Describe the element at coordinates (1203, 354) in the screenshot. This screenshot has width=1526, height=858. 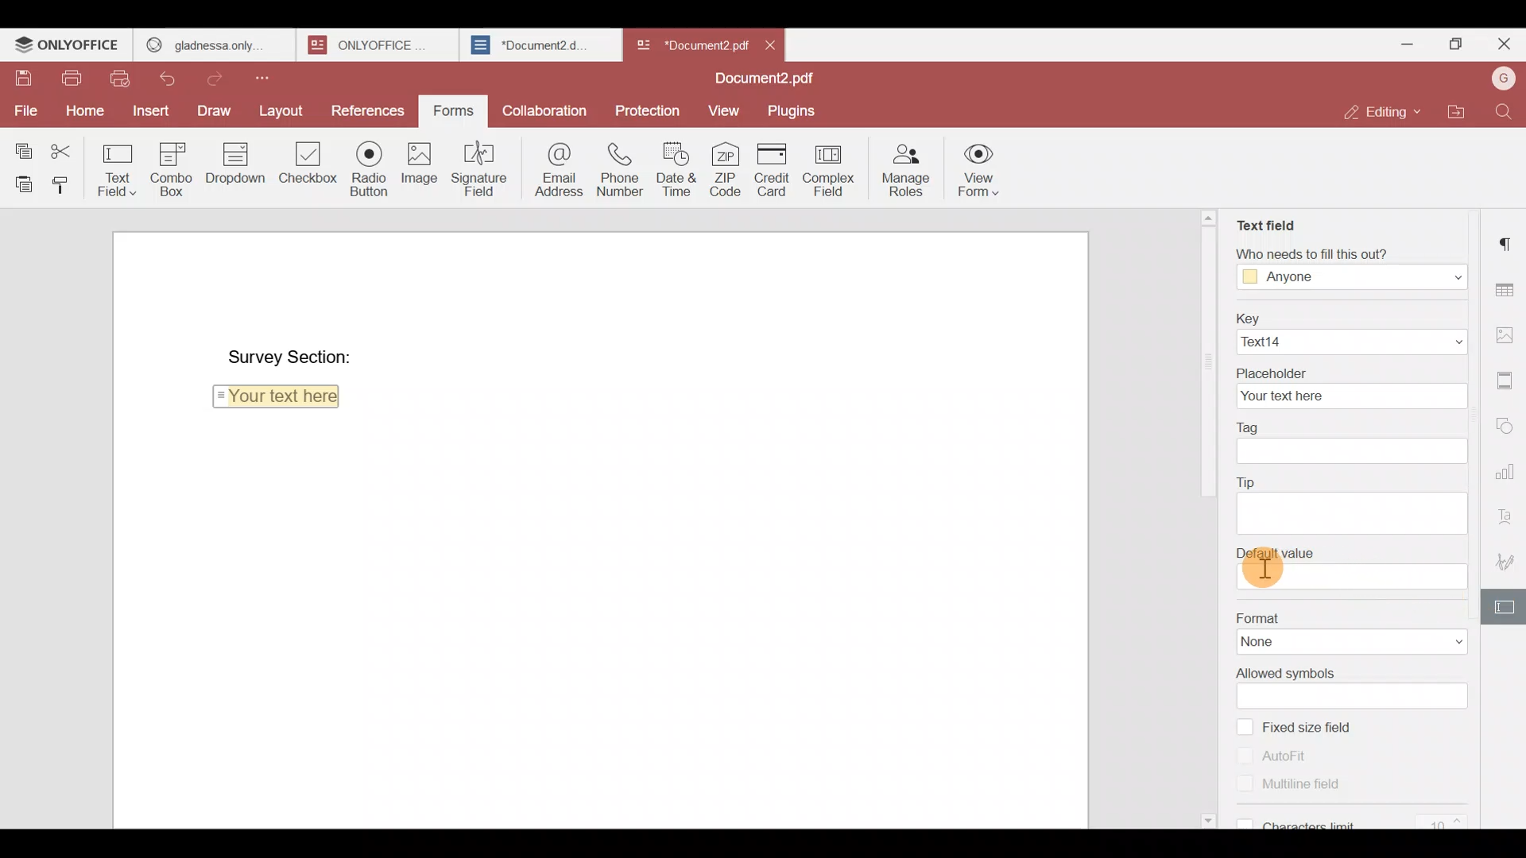
I see `scroll bar` at that location.